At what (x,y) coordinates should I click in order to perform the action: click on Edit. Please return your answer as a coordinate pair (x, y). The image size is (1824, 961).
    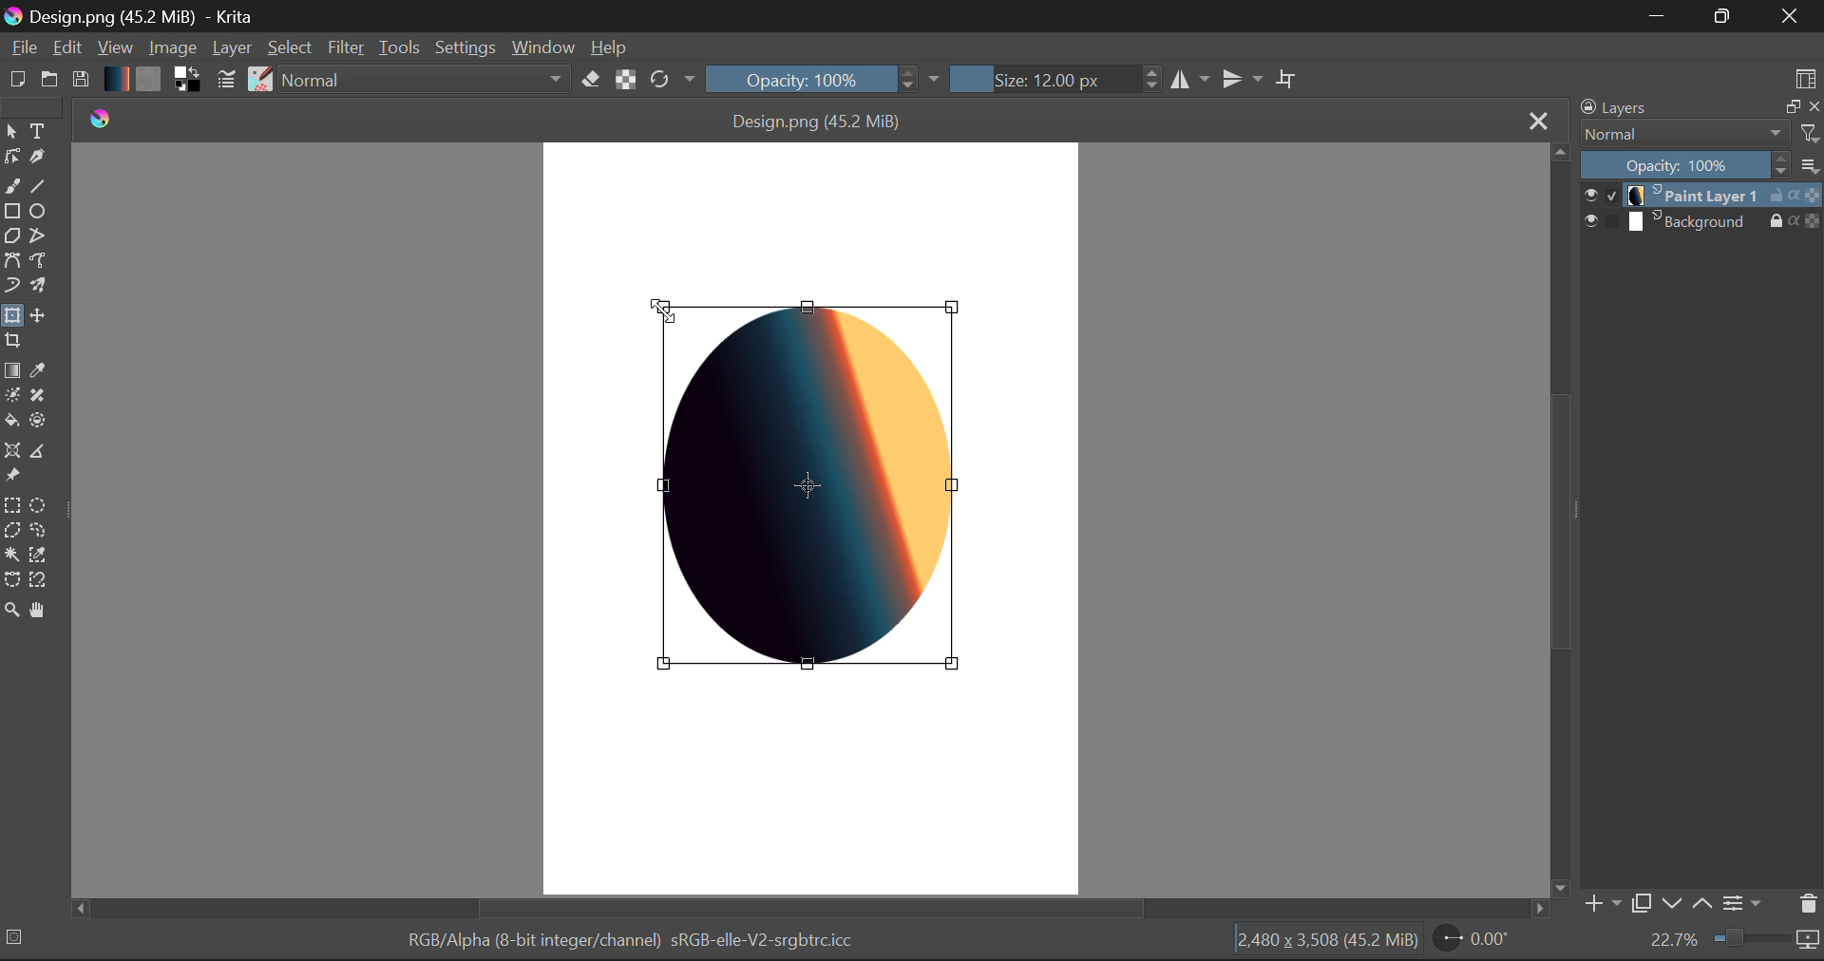
    Looking at the image, I should click on (66, 47).